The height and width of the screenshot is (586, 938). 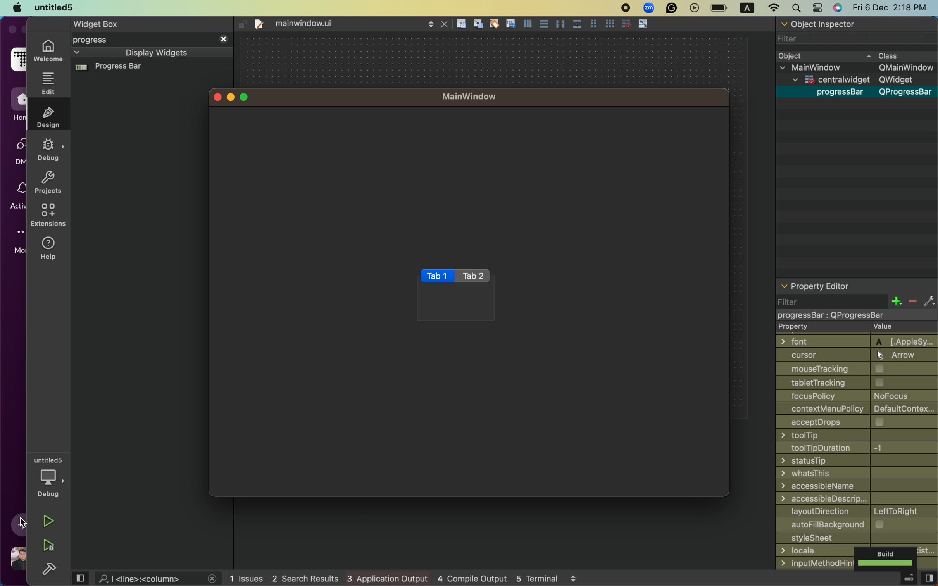 What do you see at coordinates (474, 276) in the screenshot?
I see `tab2` at bounding box center [474, 276].